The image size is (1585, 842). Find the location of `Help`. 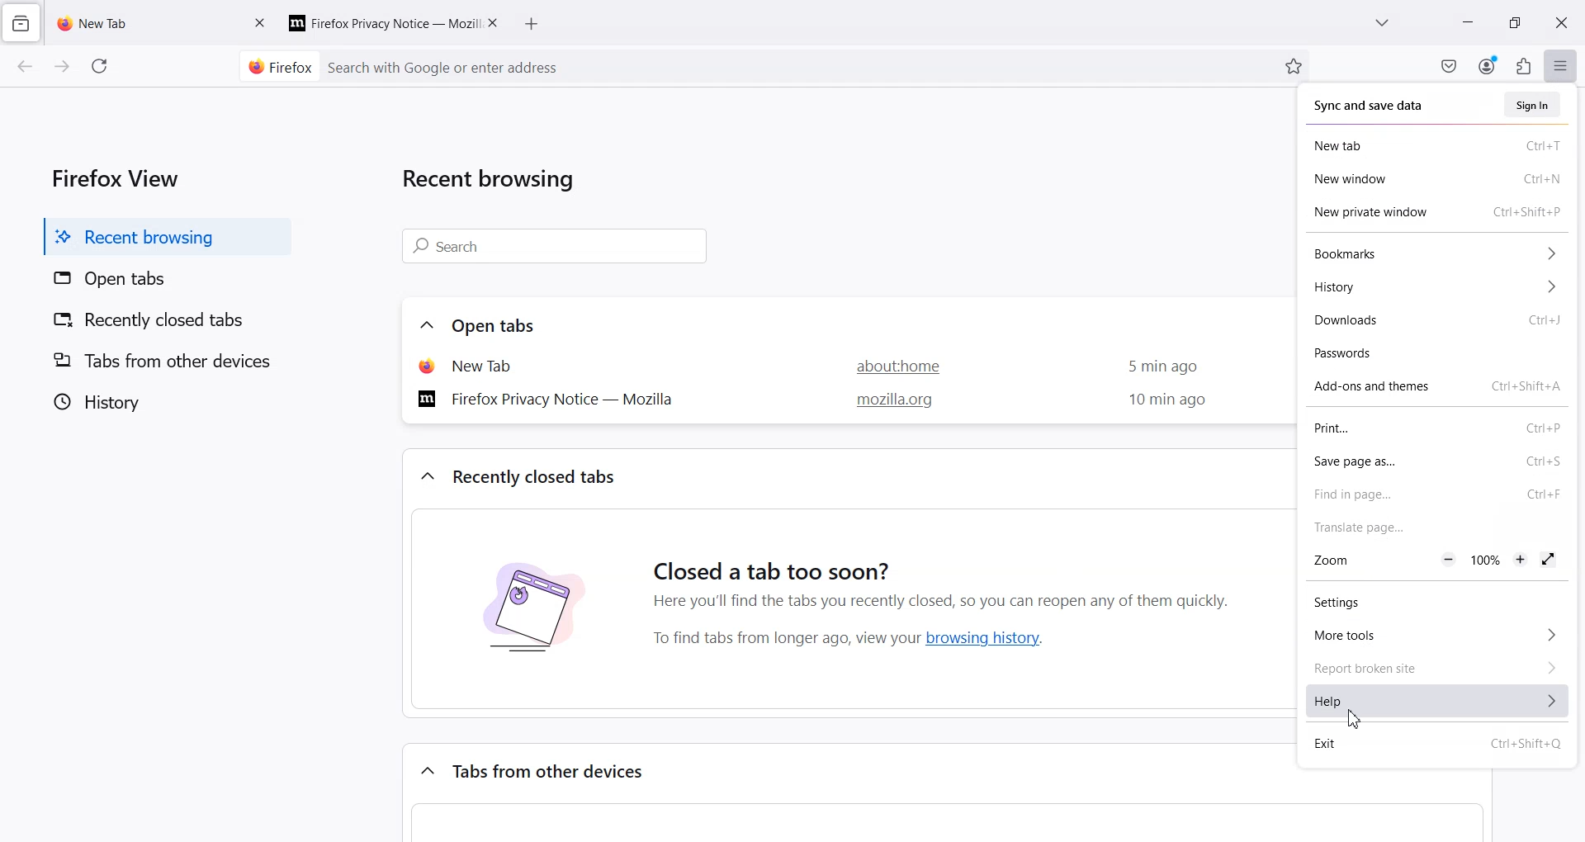

Help is located at coordinates (1436, 702).